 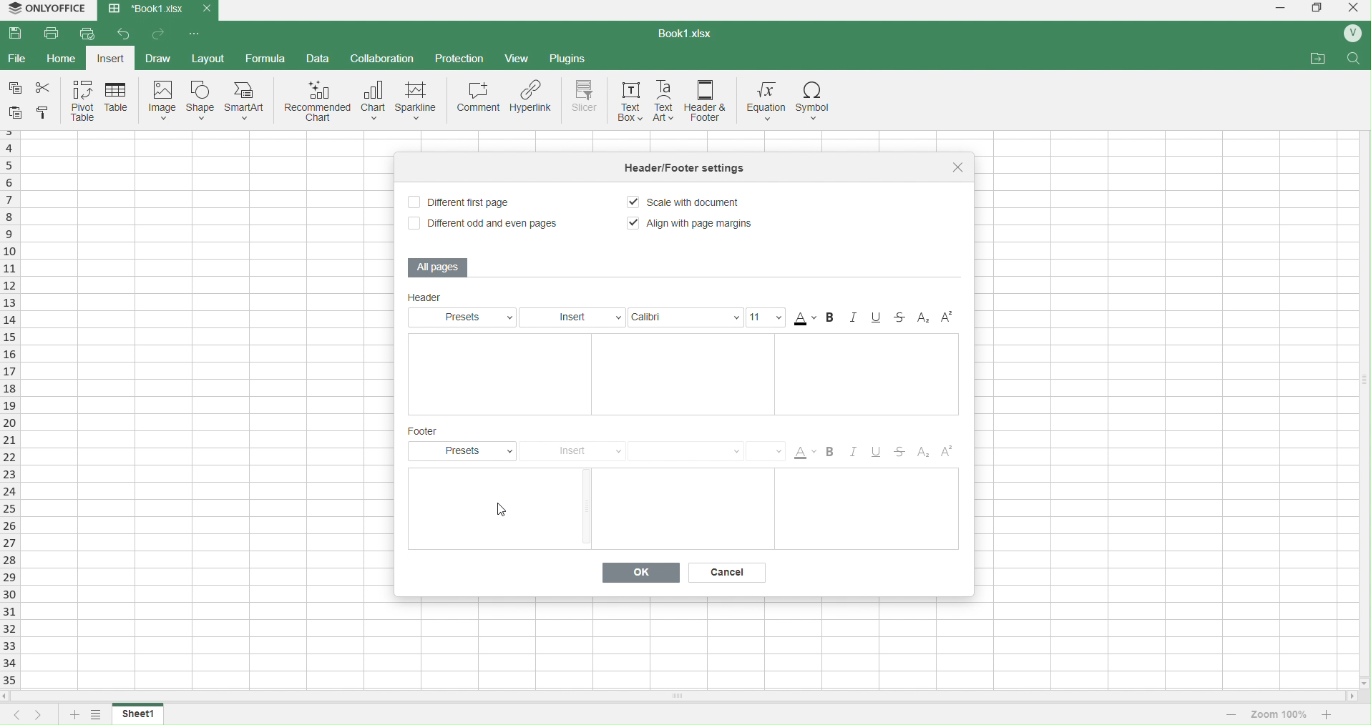 I want to click on Book1.xlsx, so click(x=145, y=10).